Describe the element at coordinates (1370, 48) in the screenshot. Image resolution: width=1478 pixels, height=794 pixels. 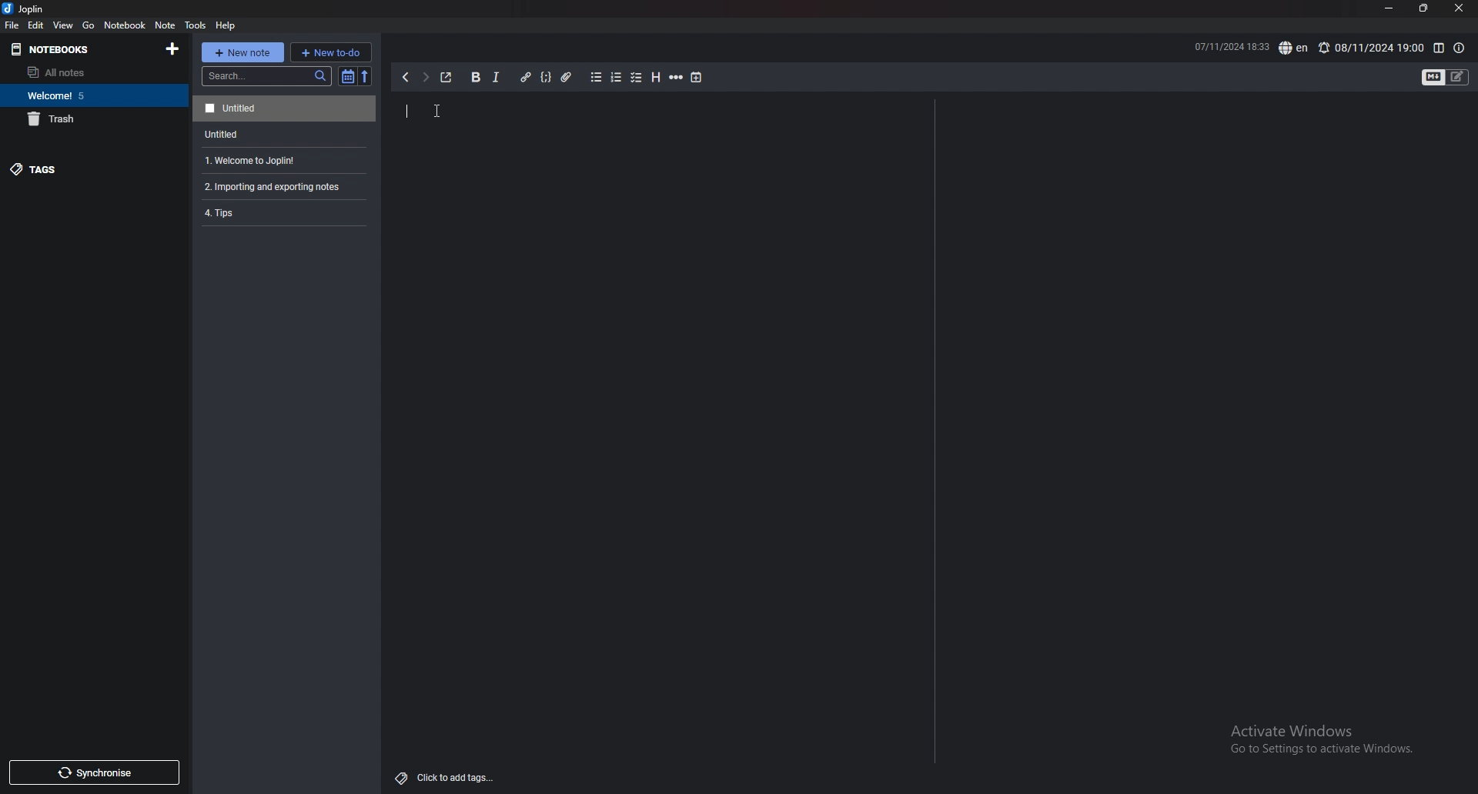
I see ` 08/11/2024 19:00` at that location.